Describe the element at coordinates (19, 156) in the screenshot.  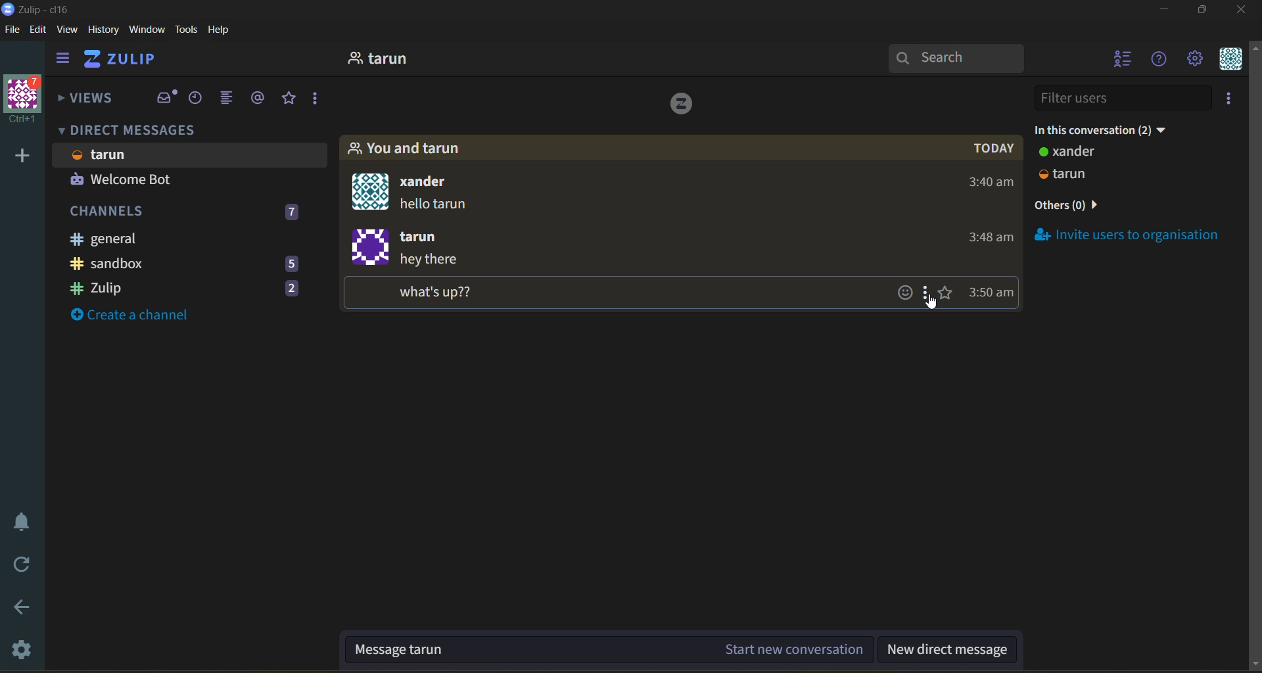
I see `add a new organisation` at that location.